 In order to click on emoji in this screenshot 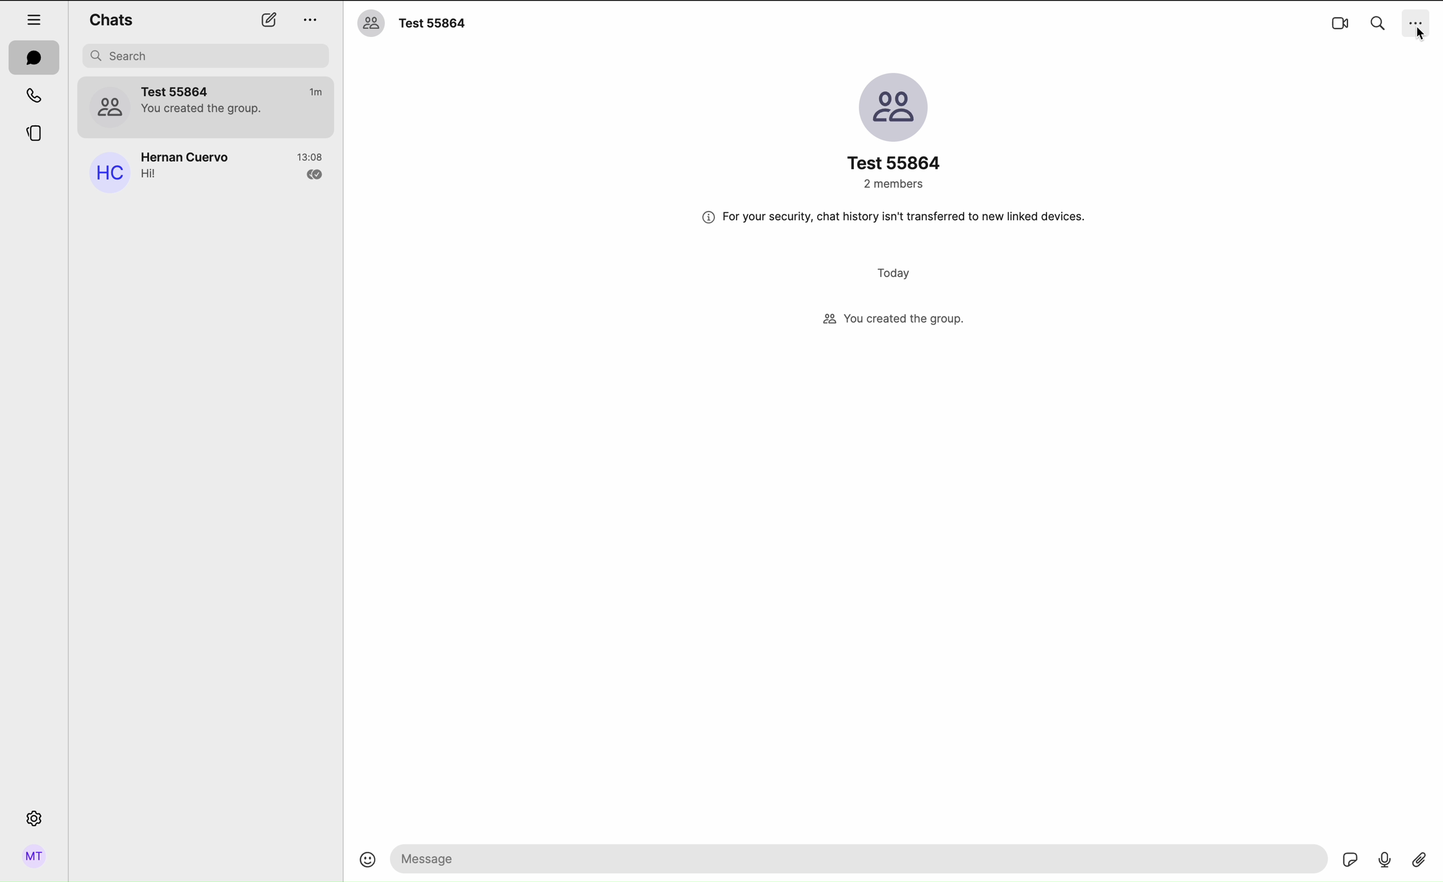, I will do `click(369, 864)`.